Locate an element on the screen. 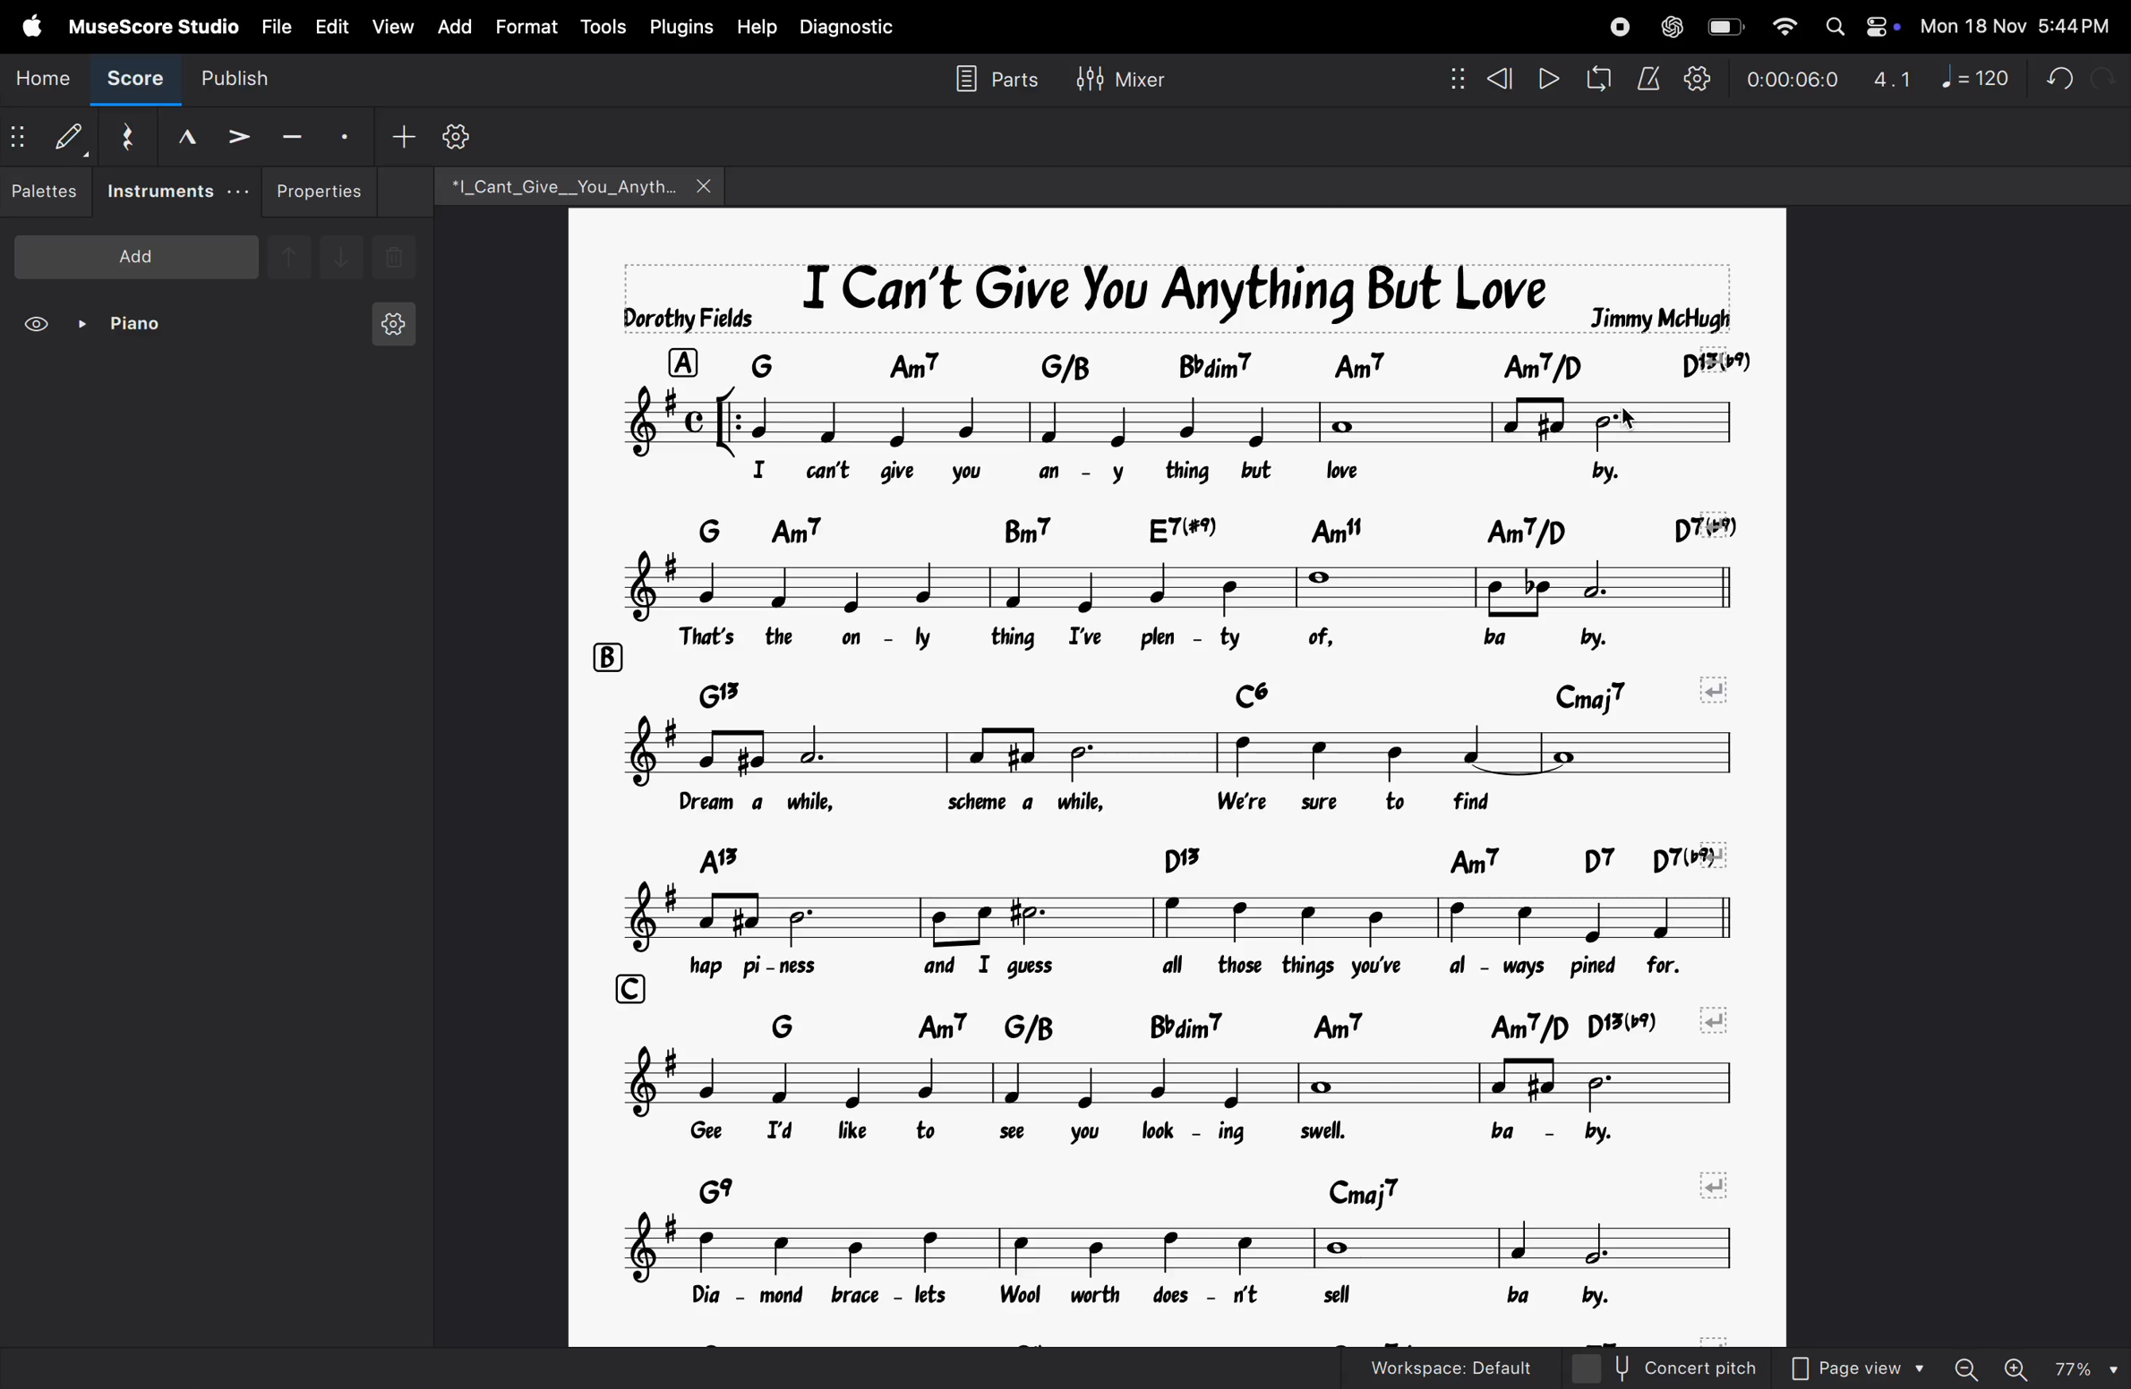 This screenshot has width=2131, height=1389. upnote is located at coordinates (289, 263).